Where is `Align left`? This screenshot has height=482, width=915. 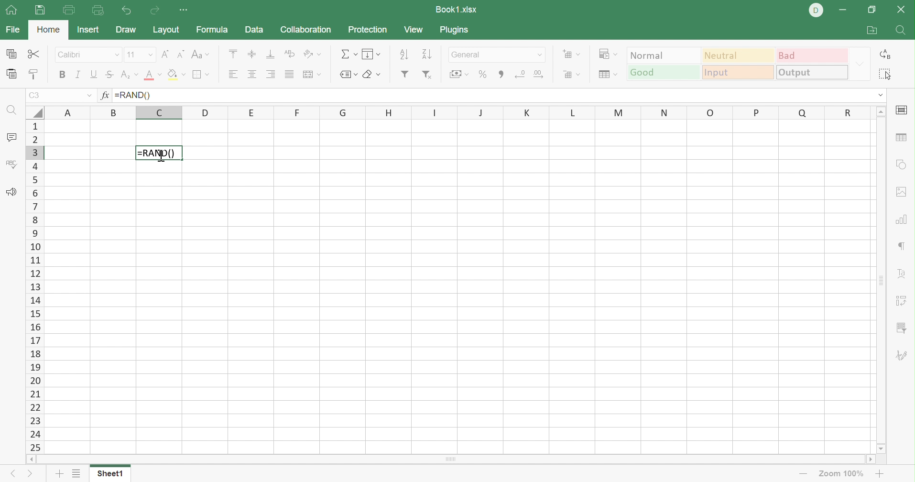 Align left is located at coordinates (233, 74).